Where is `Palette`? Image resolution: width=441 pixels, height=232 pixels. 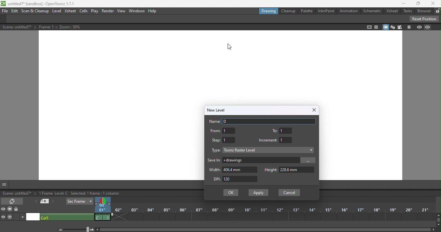
Palette is located at coordinates (307, 11).